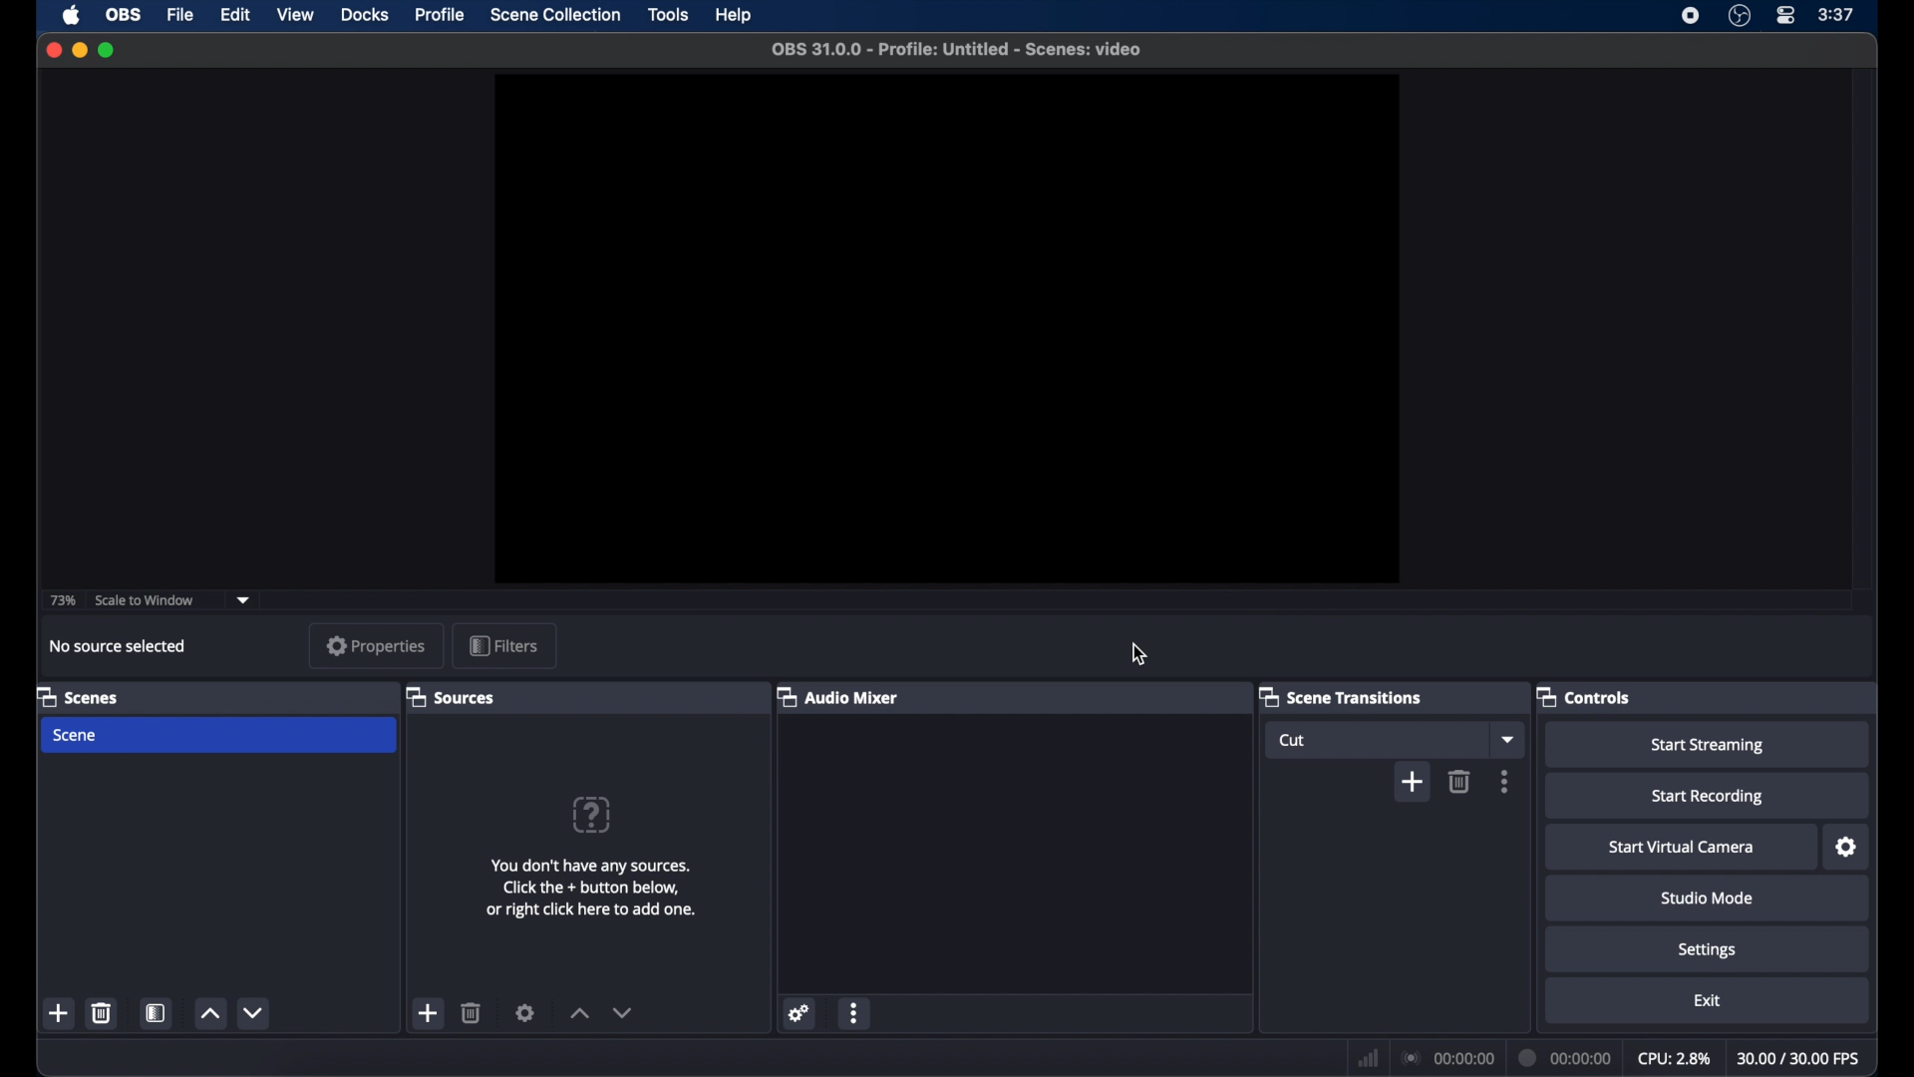 Image resolution: width=1914 pixels, height=1077 pixels. Describe the element at coordinates (1342, 696) in the screenshot. I see `scene transitions` at that location.